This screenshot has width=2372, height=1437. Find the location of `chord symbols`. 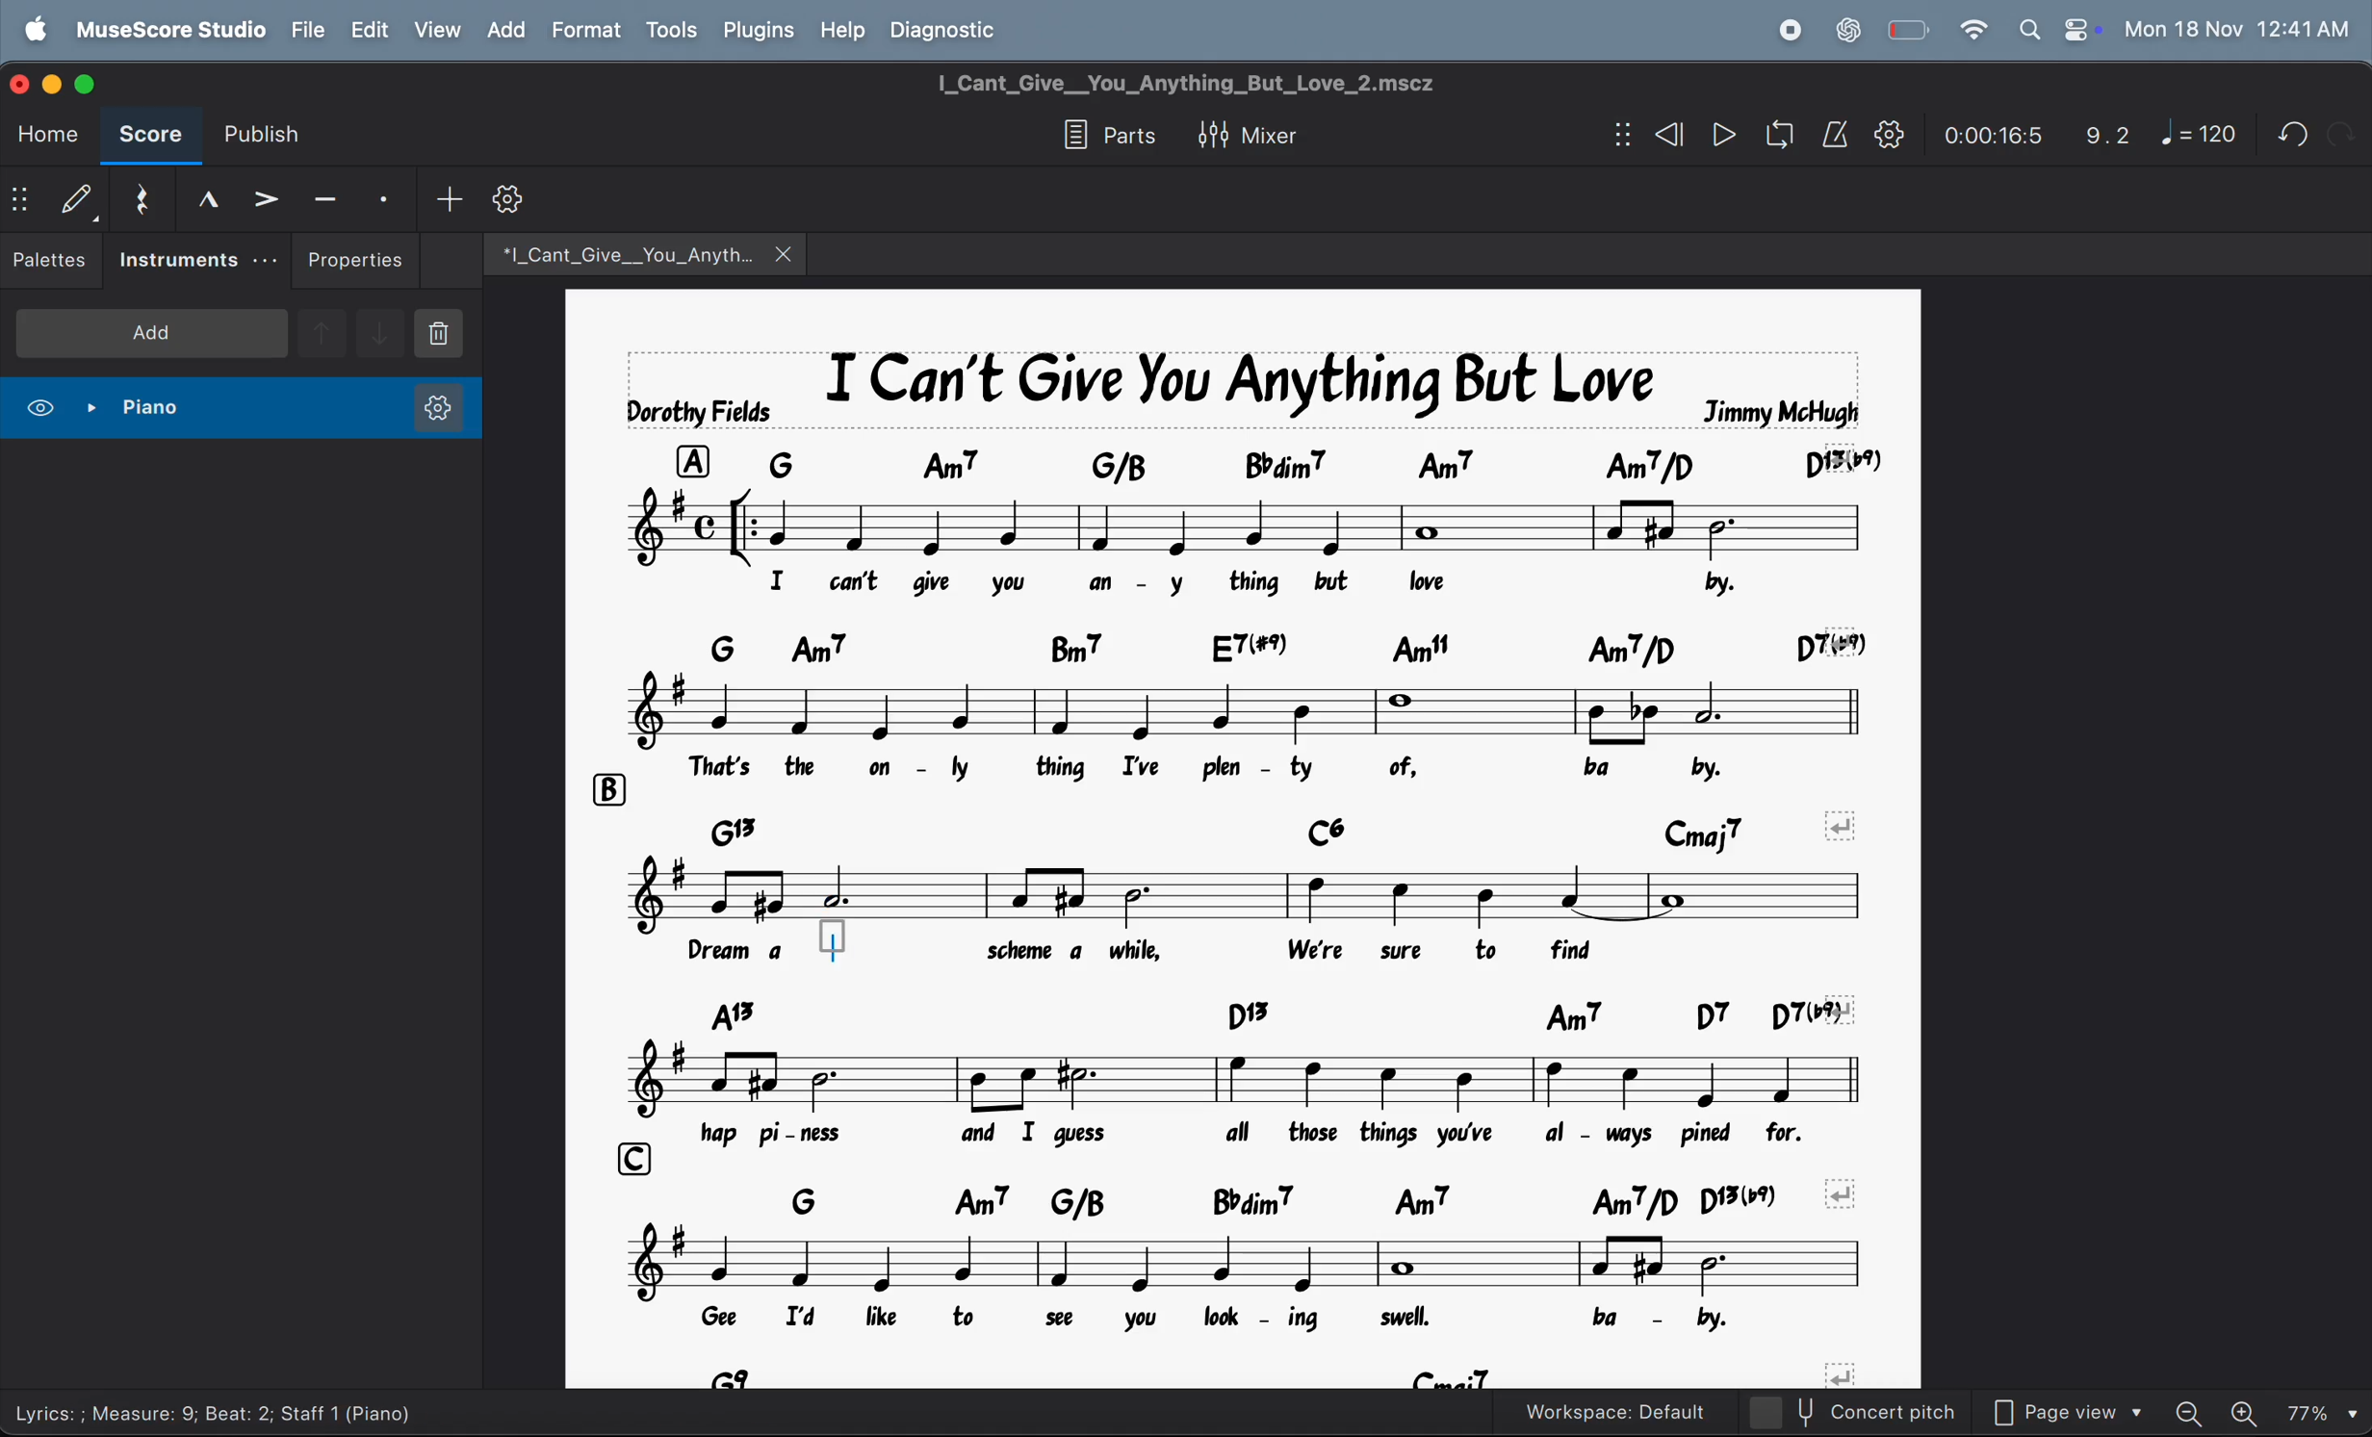

chord symbols is located at coordinates (1247, 1373).